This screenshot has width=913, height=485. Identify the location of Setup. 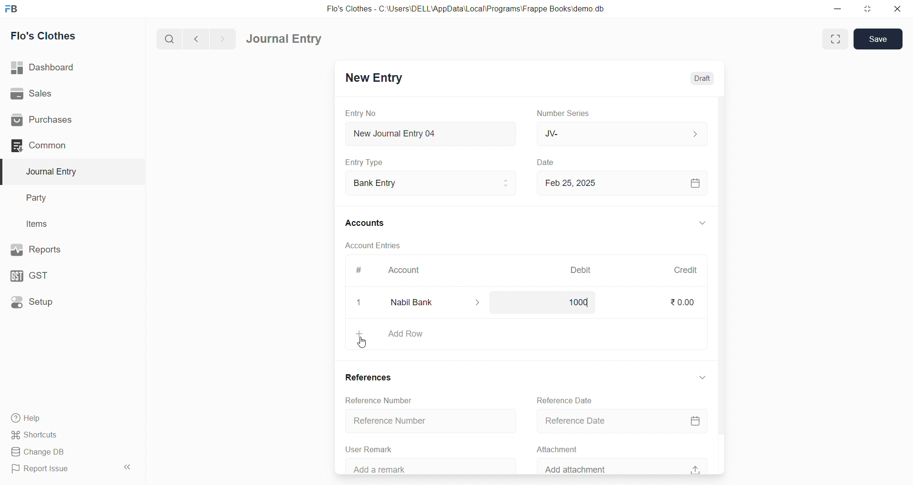
(67, 301).